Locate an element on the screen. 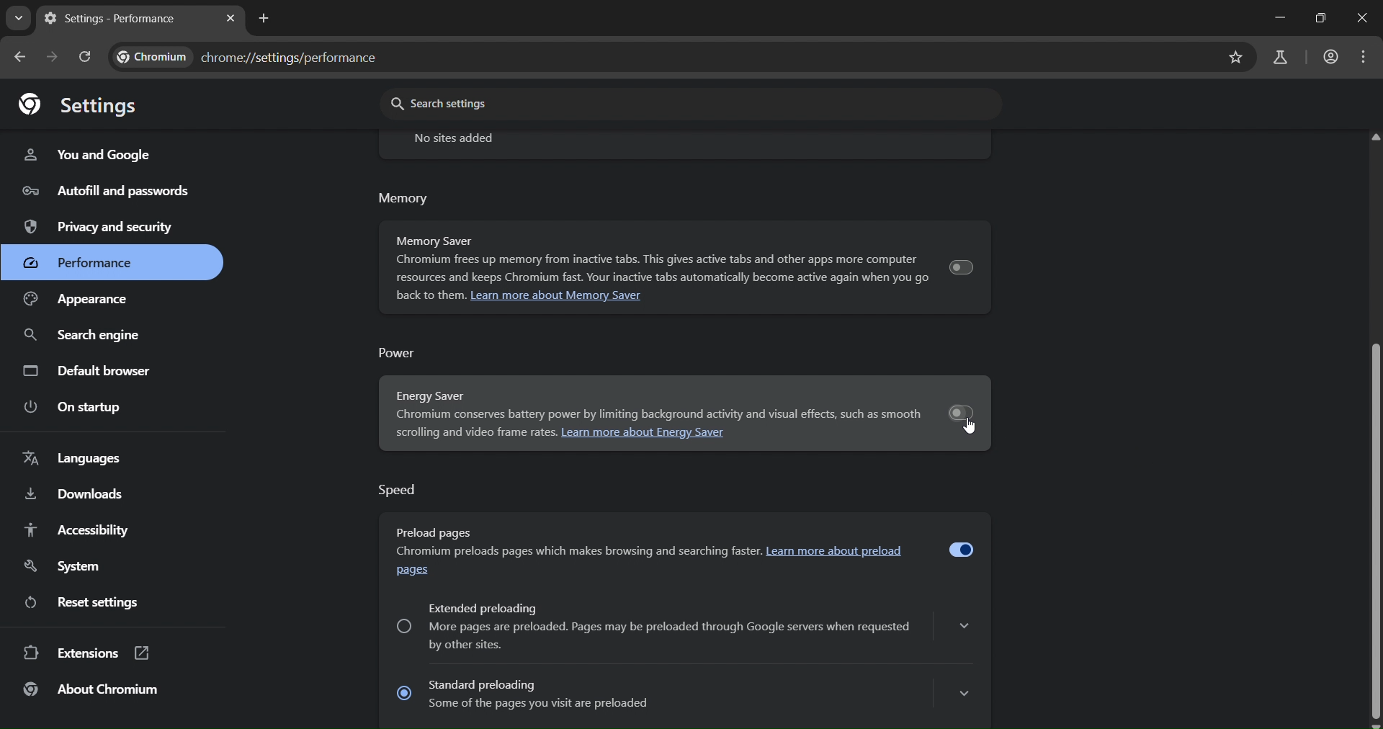 The image size is (1383, 729). settings is located at coordinates (81, 105).